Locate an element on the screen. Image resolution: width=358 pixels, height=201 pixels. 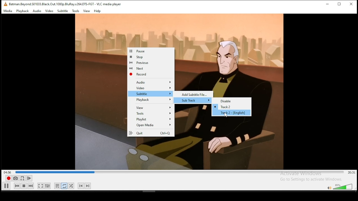
Help is located at coordinates (98, 11).